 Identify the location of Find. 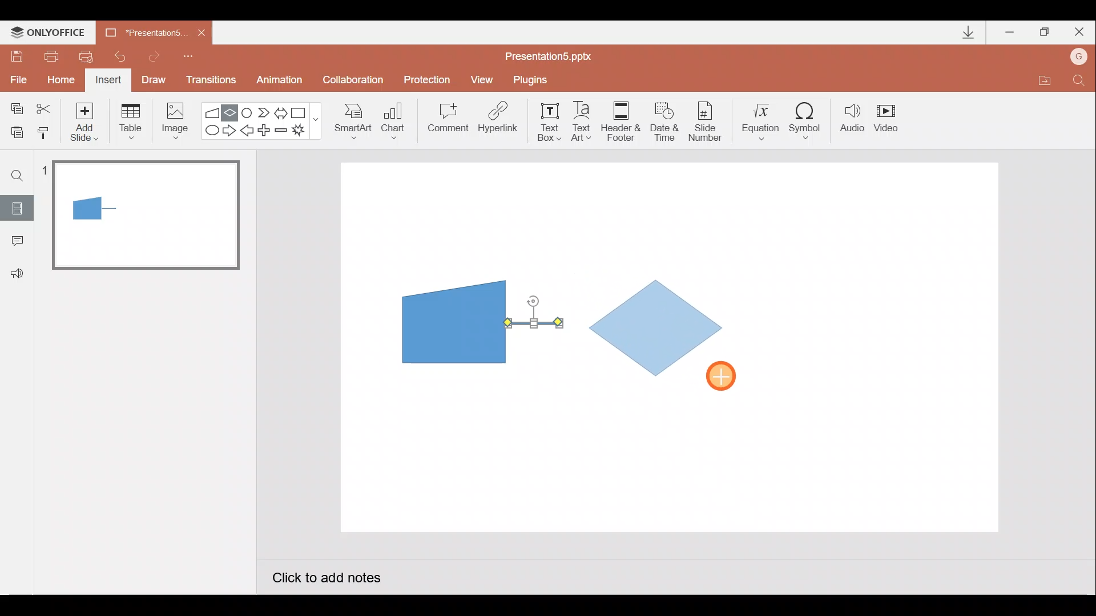
(1079, 83).